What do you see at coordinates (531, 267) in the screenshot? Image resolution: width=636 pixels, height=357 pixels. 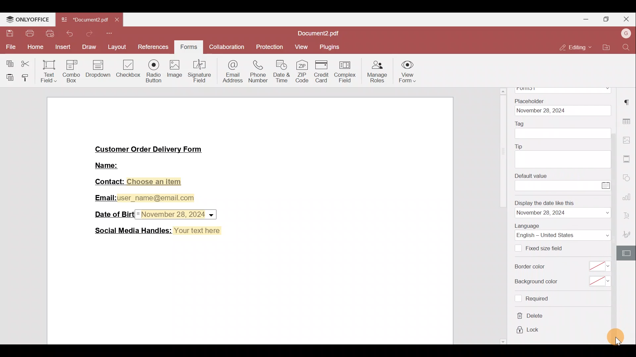 I see `Border color` at bounding box center [531, 267].